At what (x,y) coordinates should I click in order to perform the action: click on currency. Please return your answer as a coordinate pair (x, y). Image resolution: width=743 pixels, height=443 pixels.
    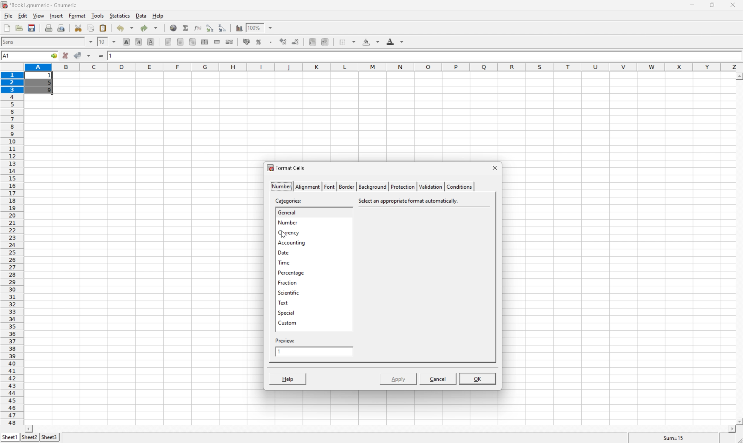
    Looking at the image, I should click on (288, 233).